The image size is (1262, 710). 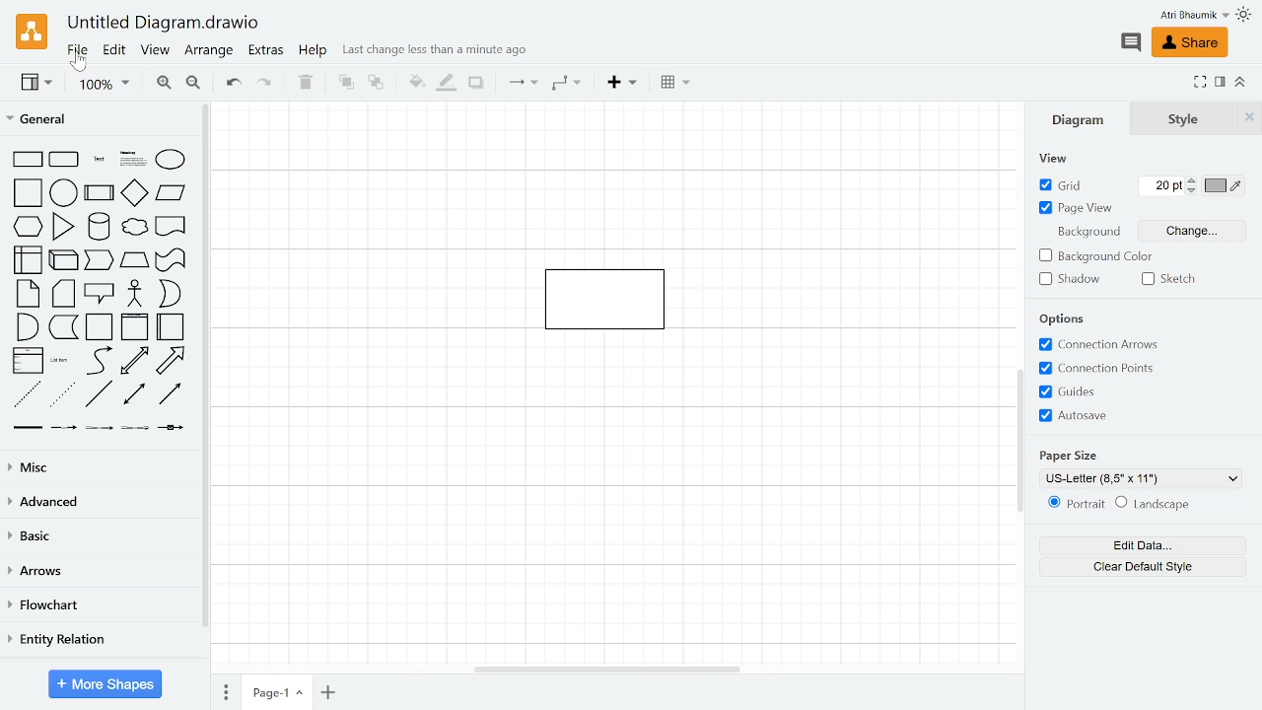 I want to click on Connection, so click(x=520, y=83).